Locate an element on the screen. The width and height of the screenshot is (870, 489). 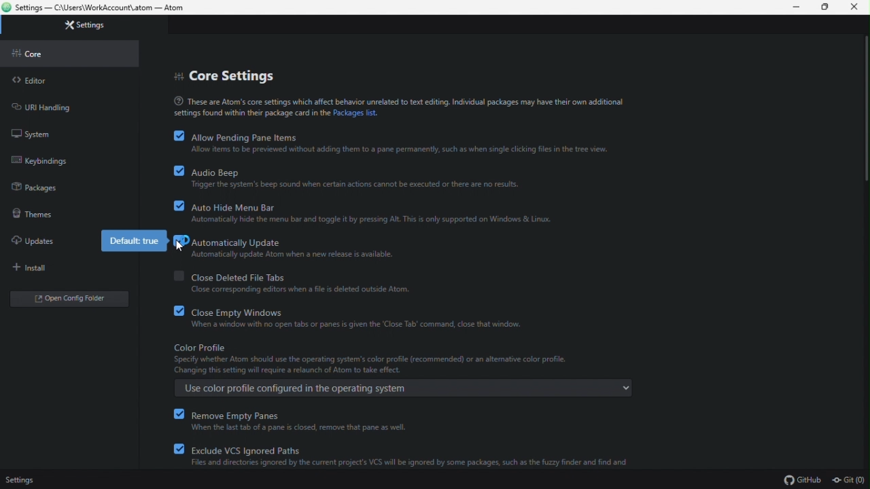
packages is located at coordinates (35, 188).